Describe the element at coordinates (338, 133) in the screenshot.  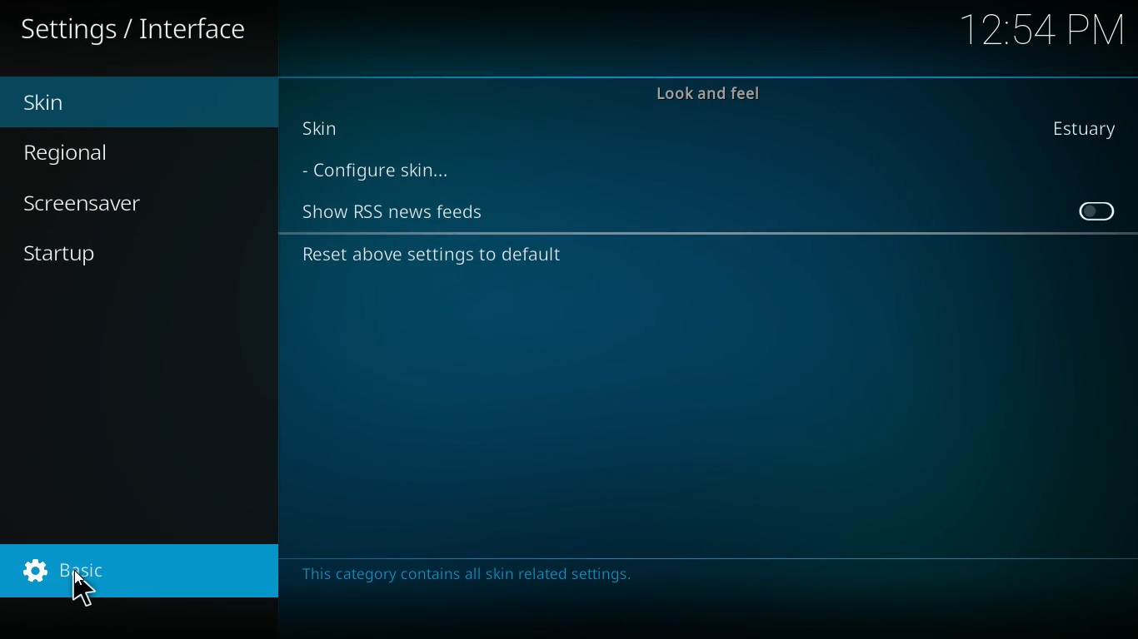
I see `skin` at that location.